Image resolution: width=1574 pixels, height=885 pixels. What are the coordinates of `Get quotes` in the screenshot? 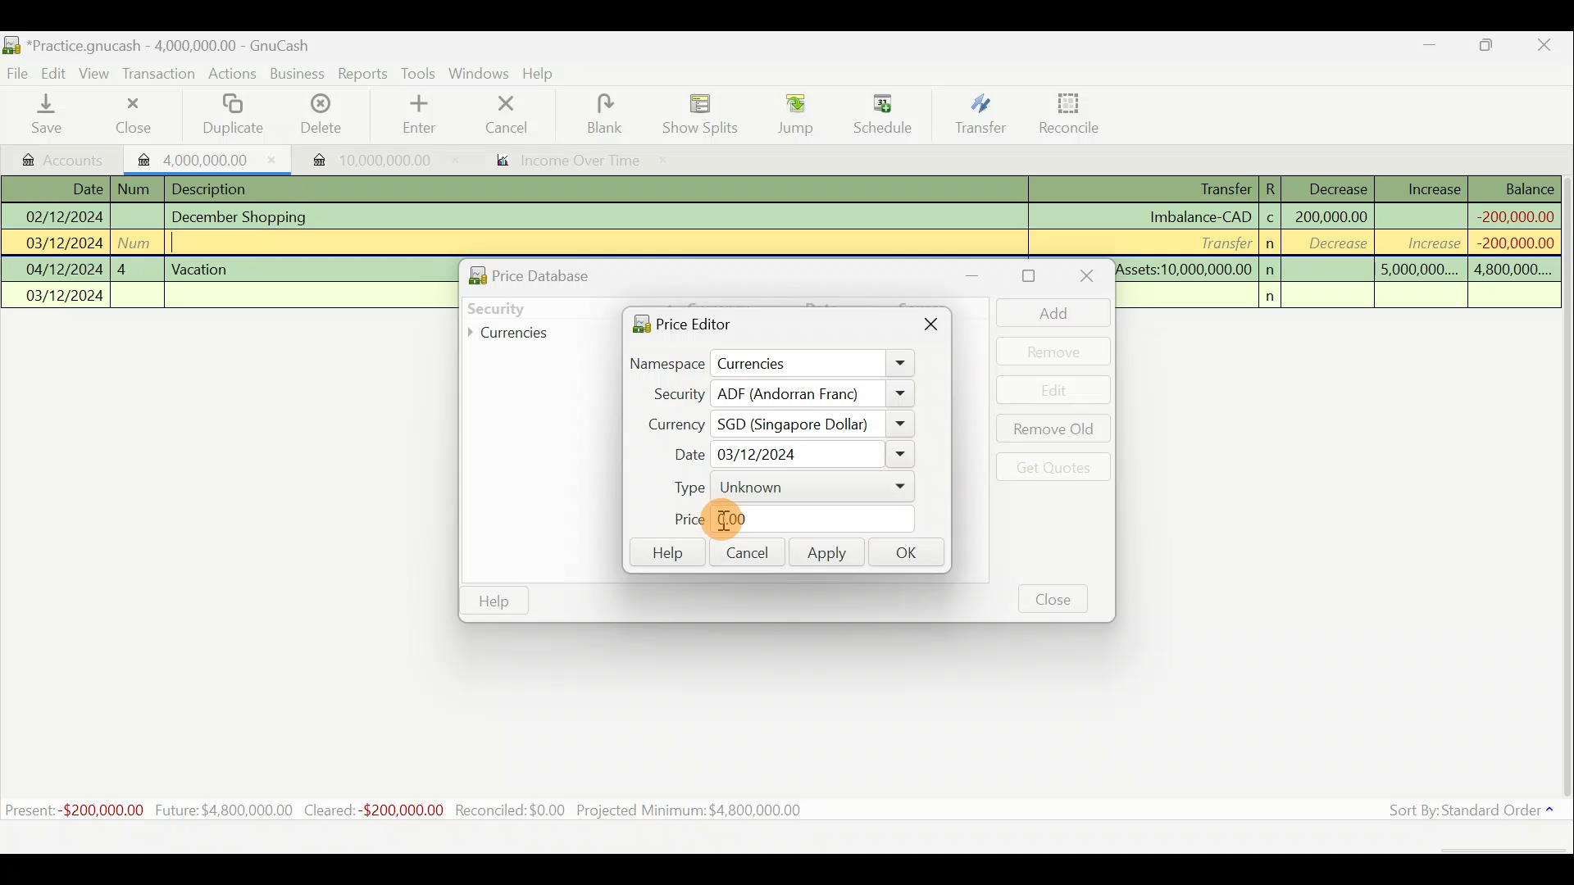 It's located at (1050, 466).